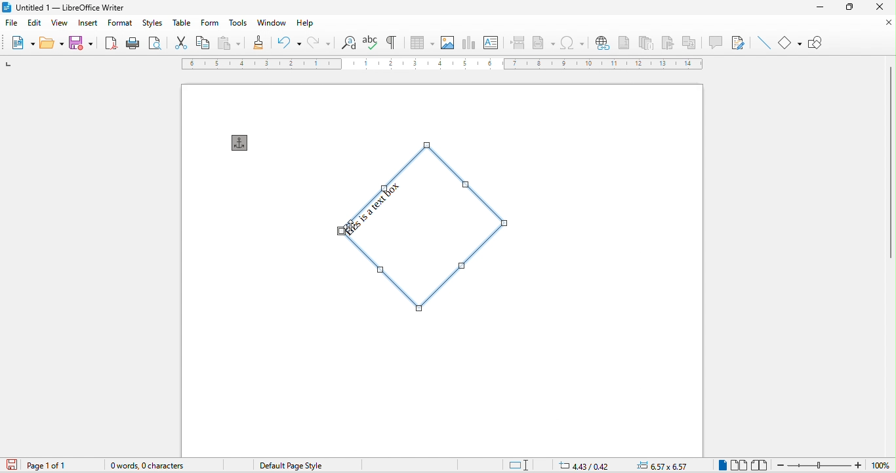 Image resolution: width=896 pixels, height=473 pixels. What do you see at coordinates (304, 24) in the screenshot?
I see `help` at bounding box center [304, 24].